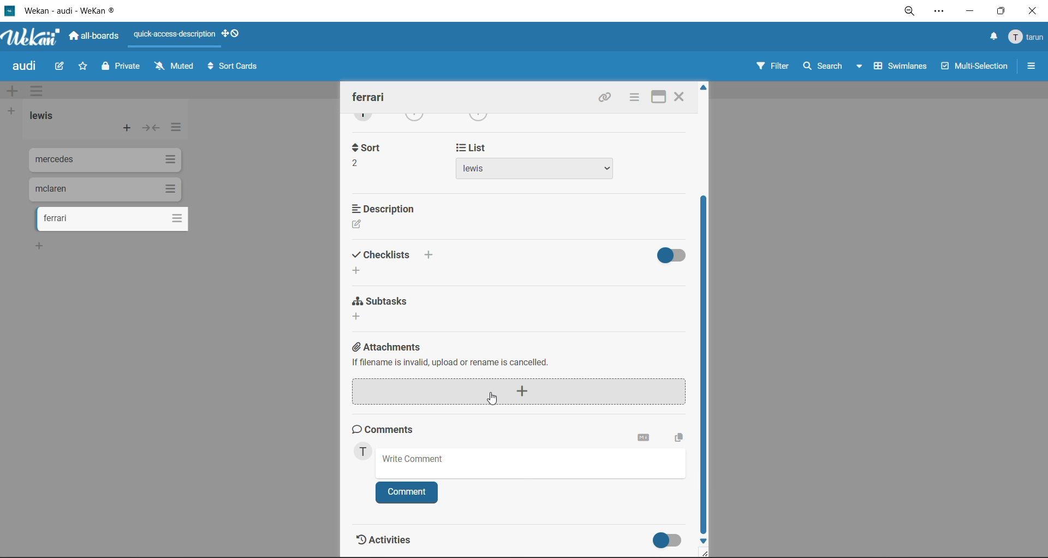 Image resolution: width=1048 pixels, height=558 pixels. Describe the element at coordinates (534, 165) in the screenshot. I see `list` at that location.